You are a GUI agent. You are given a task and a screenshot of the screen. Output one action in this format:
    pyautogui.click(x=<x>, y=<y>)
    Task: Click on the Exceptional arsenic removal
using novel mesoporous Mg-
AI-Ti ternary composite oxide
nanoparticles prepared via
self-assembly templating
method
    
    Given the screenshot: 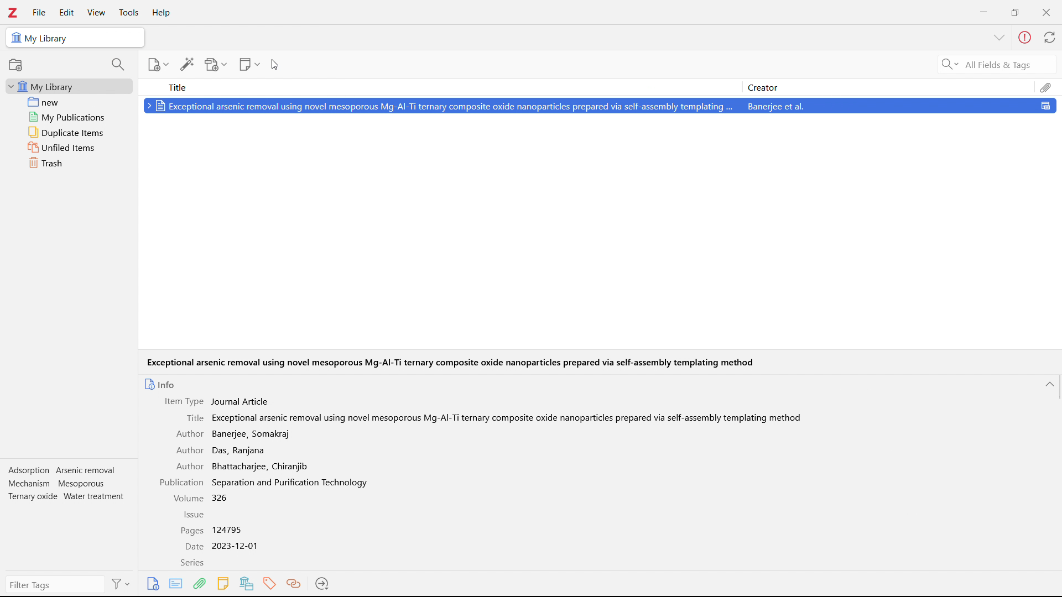 What is the action you would take?
    pyautogui.click(x=508, y=417)
    